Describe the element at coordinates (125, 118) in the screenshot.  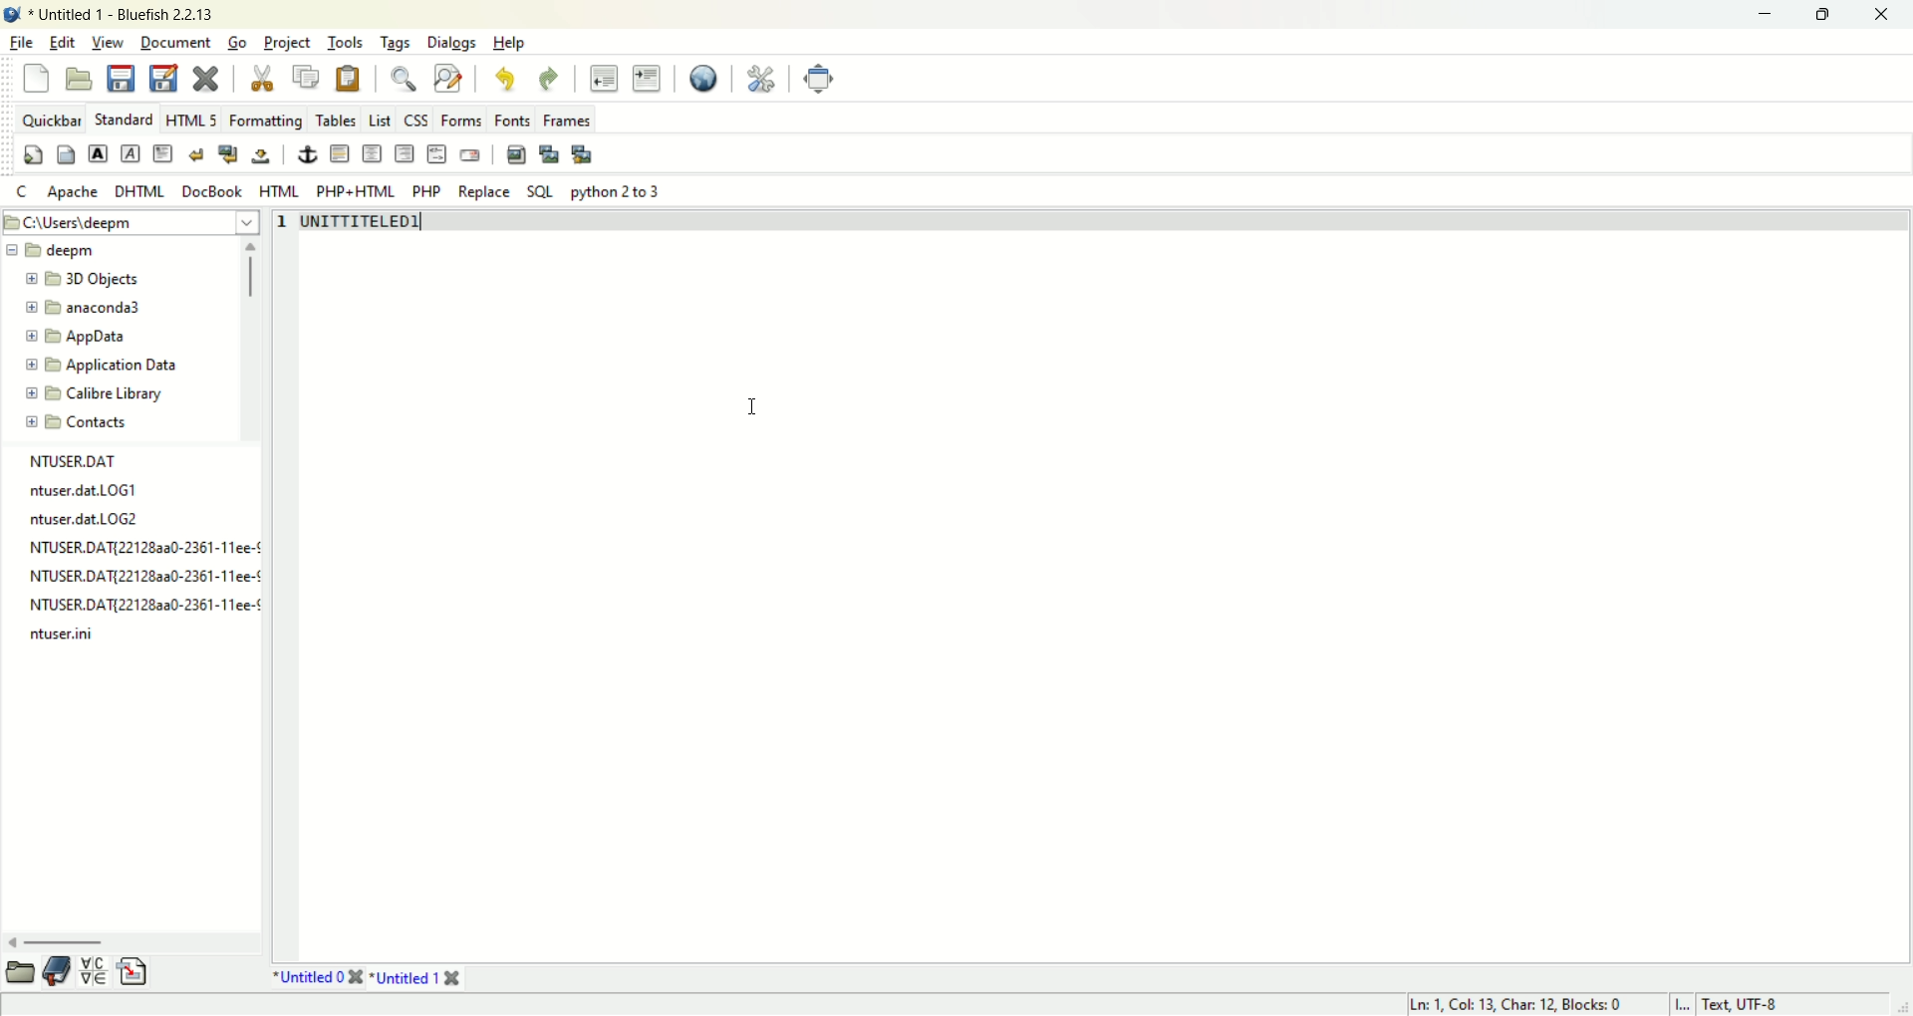
I see `STANDARD` at that location.